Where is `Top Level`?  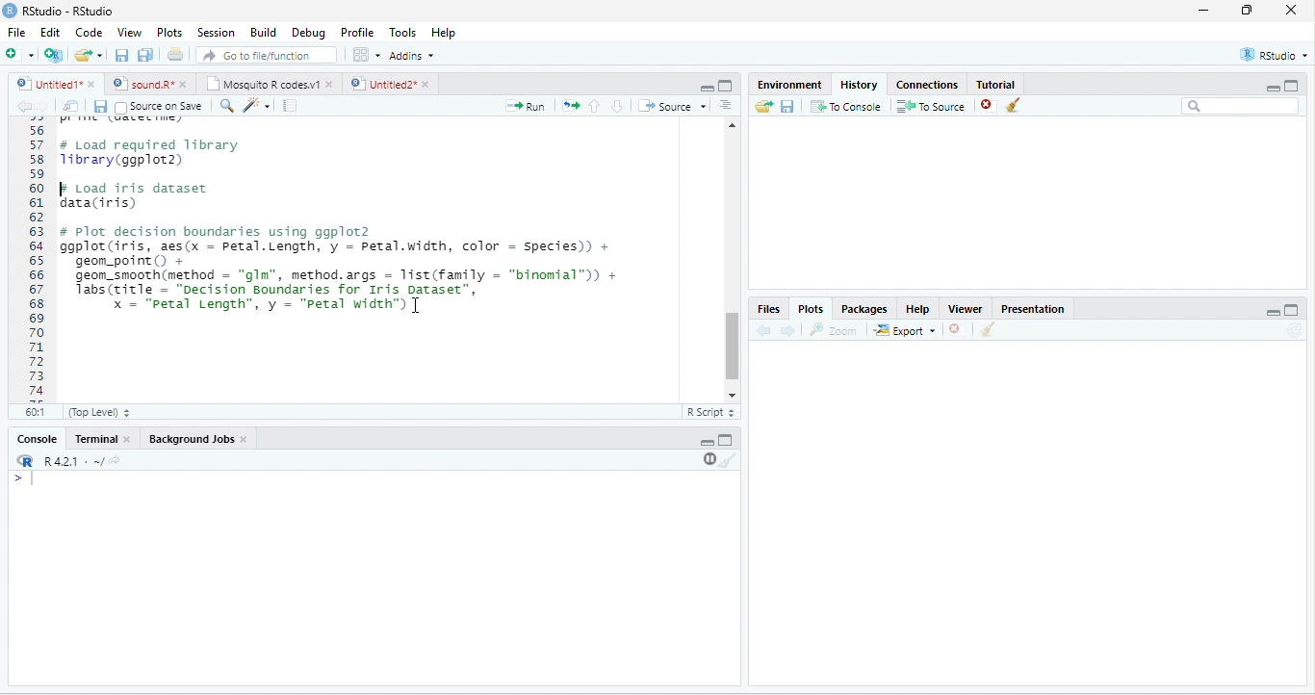 Top Level is located at coordinates (99, 413).